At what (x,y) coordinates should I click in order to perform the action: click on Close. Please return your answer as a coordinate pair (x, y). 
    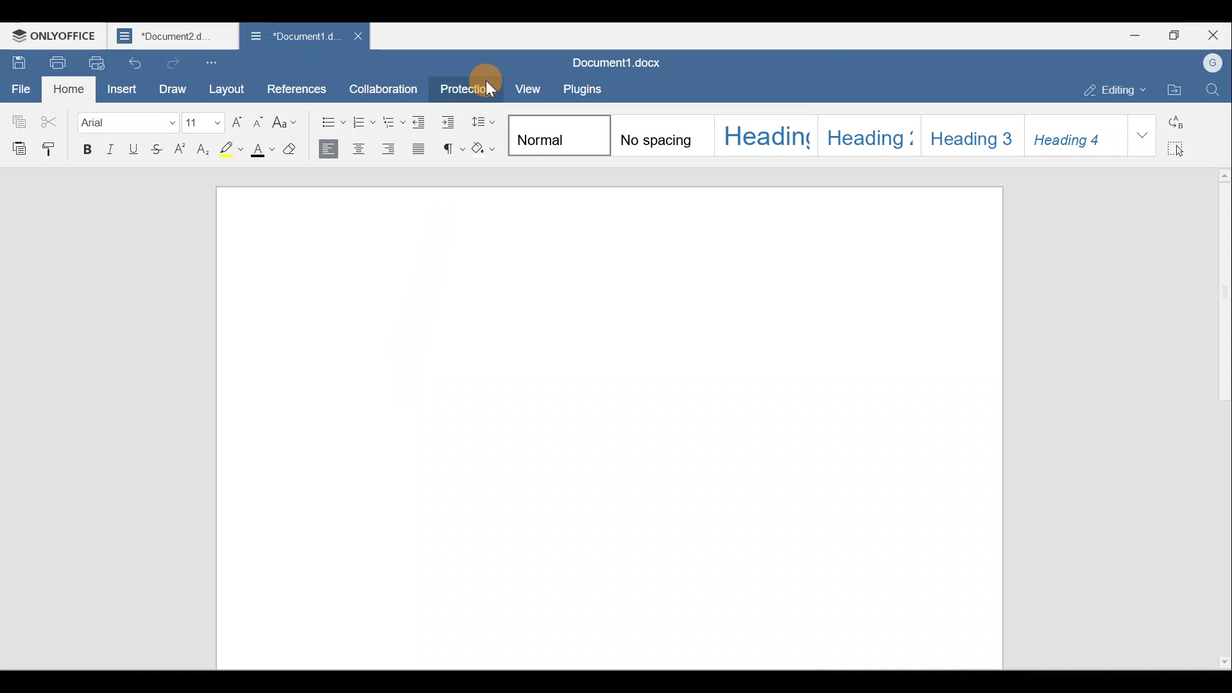
    Looking at the image, I should click on (1213, 36).